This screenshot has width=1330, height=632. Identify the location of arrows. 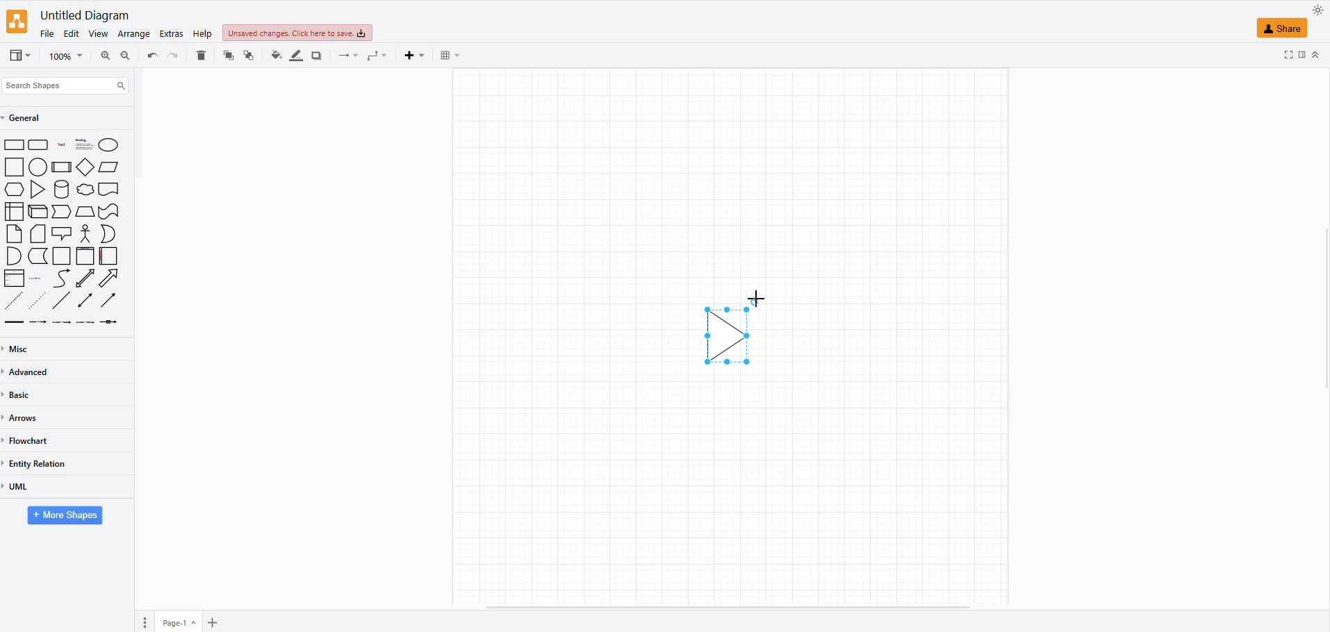
(27, 417).